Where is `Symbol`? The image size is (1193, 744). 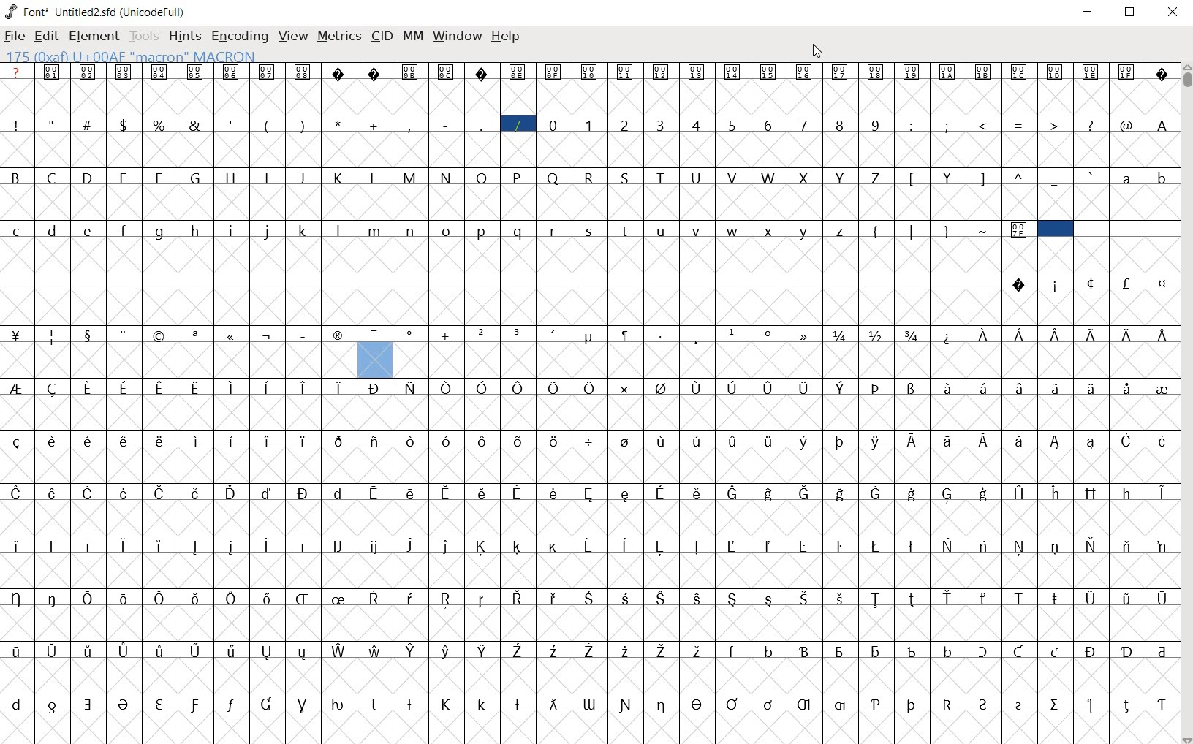 Symbol is located at coordinates (1162, 388).